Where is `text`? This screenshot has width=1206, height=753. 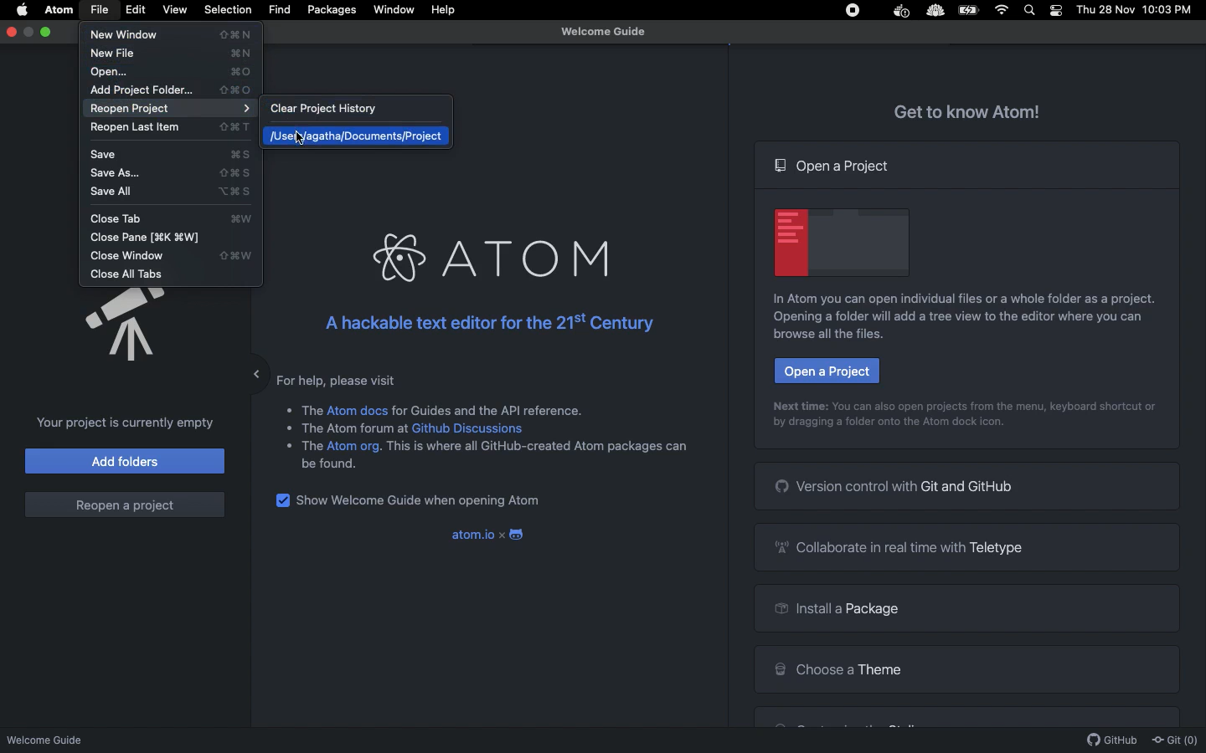 text is located at coordinates (312, 446).